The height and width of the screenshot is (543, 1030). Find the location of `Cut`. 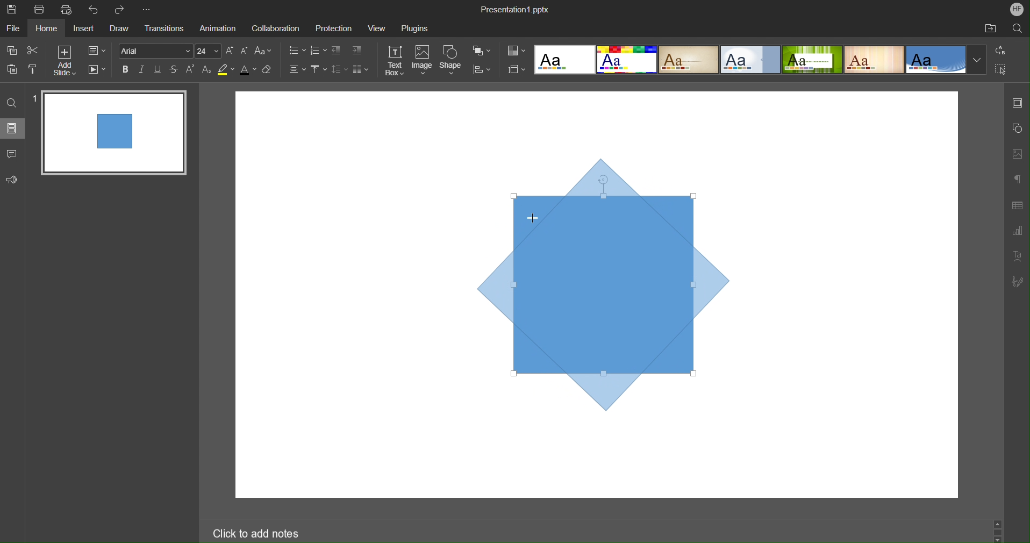

Cut is located at coordinates (31, 50).